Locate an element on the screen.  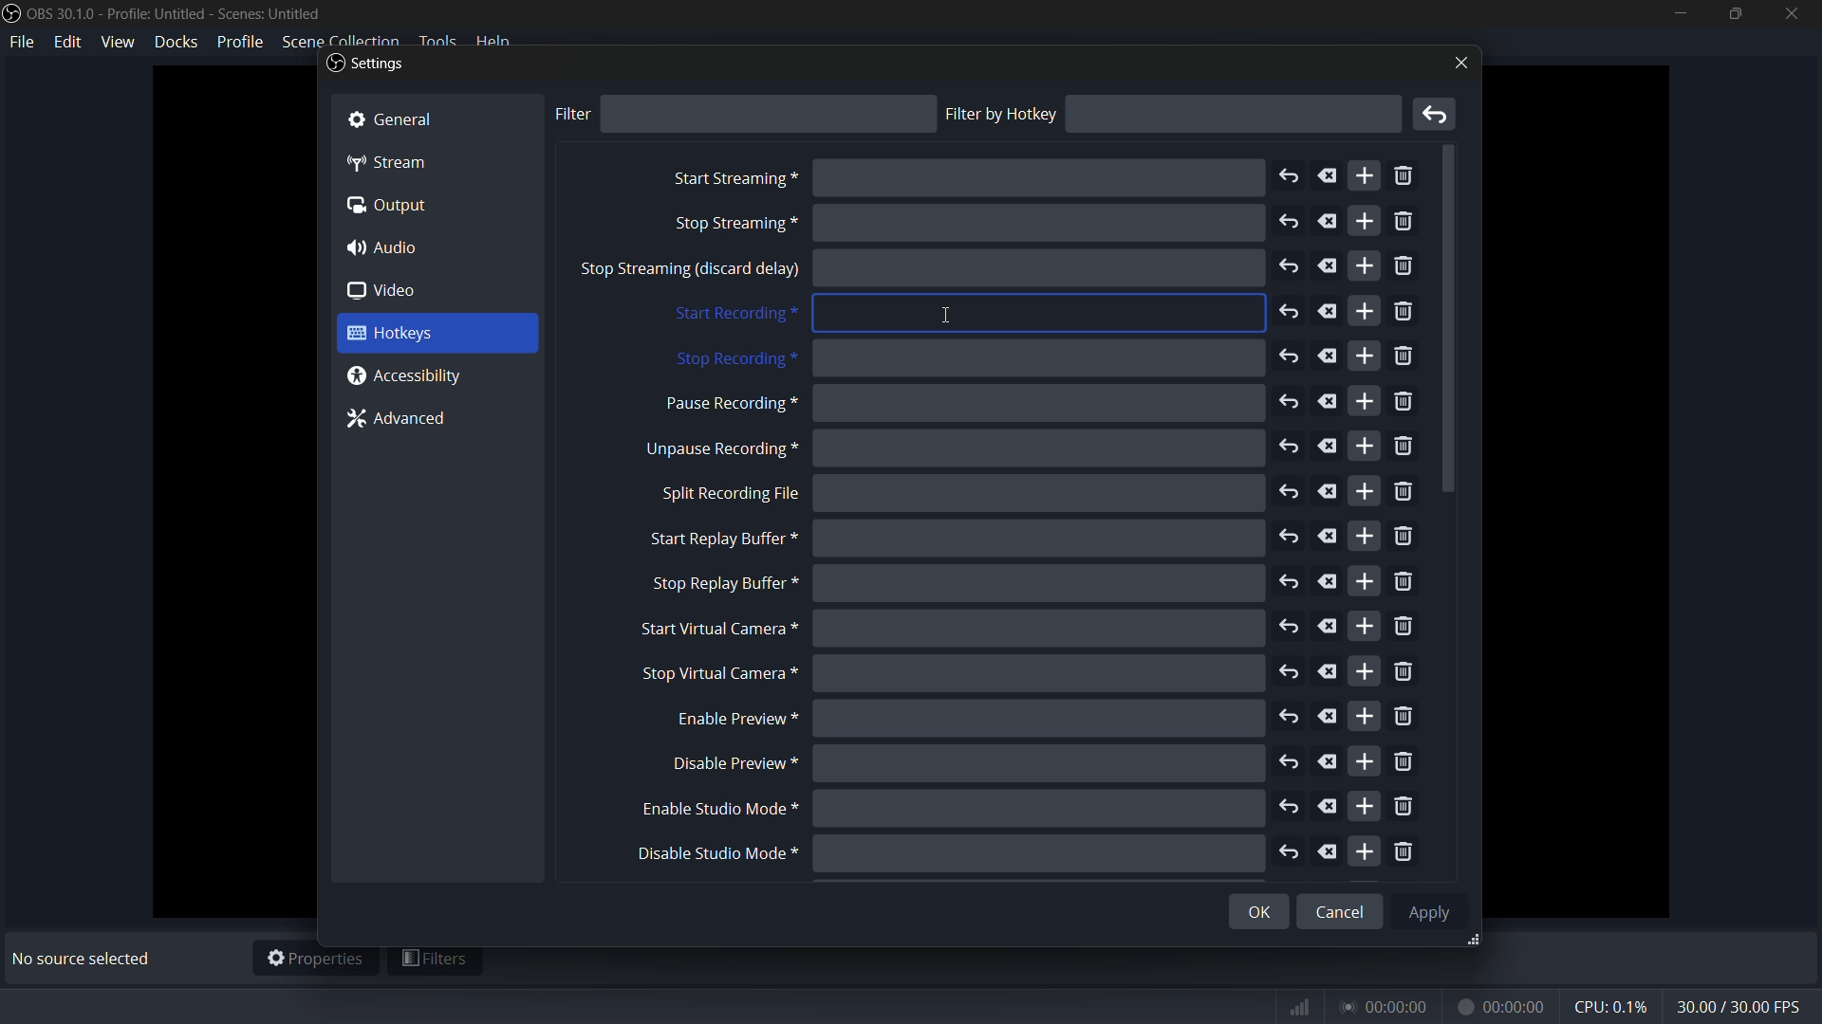
remove is located at coordinates (1405, 762).